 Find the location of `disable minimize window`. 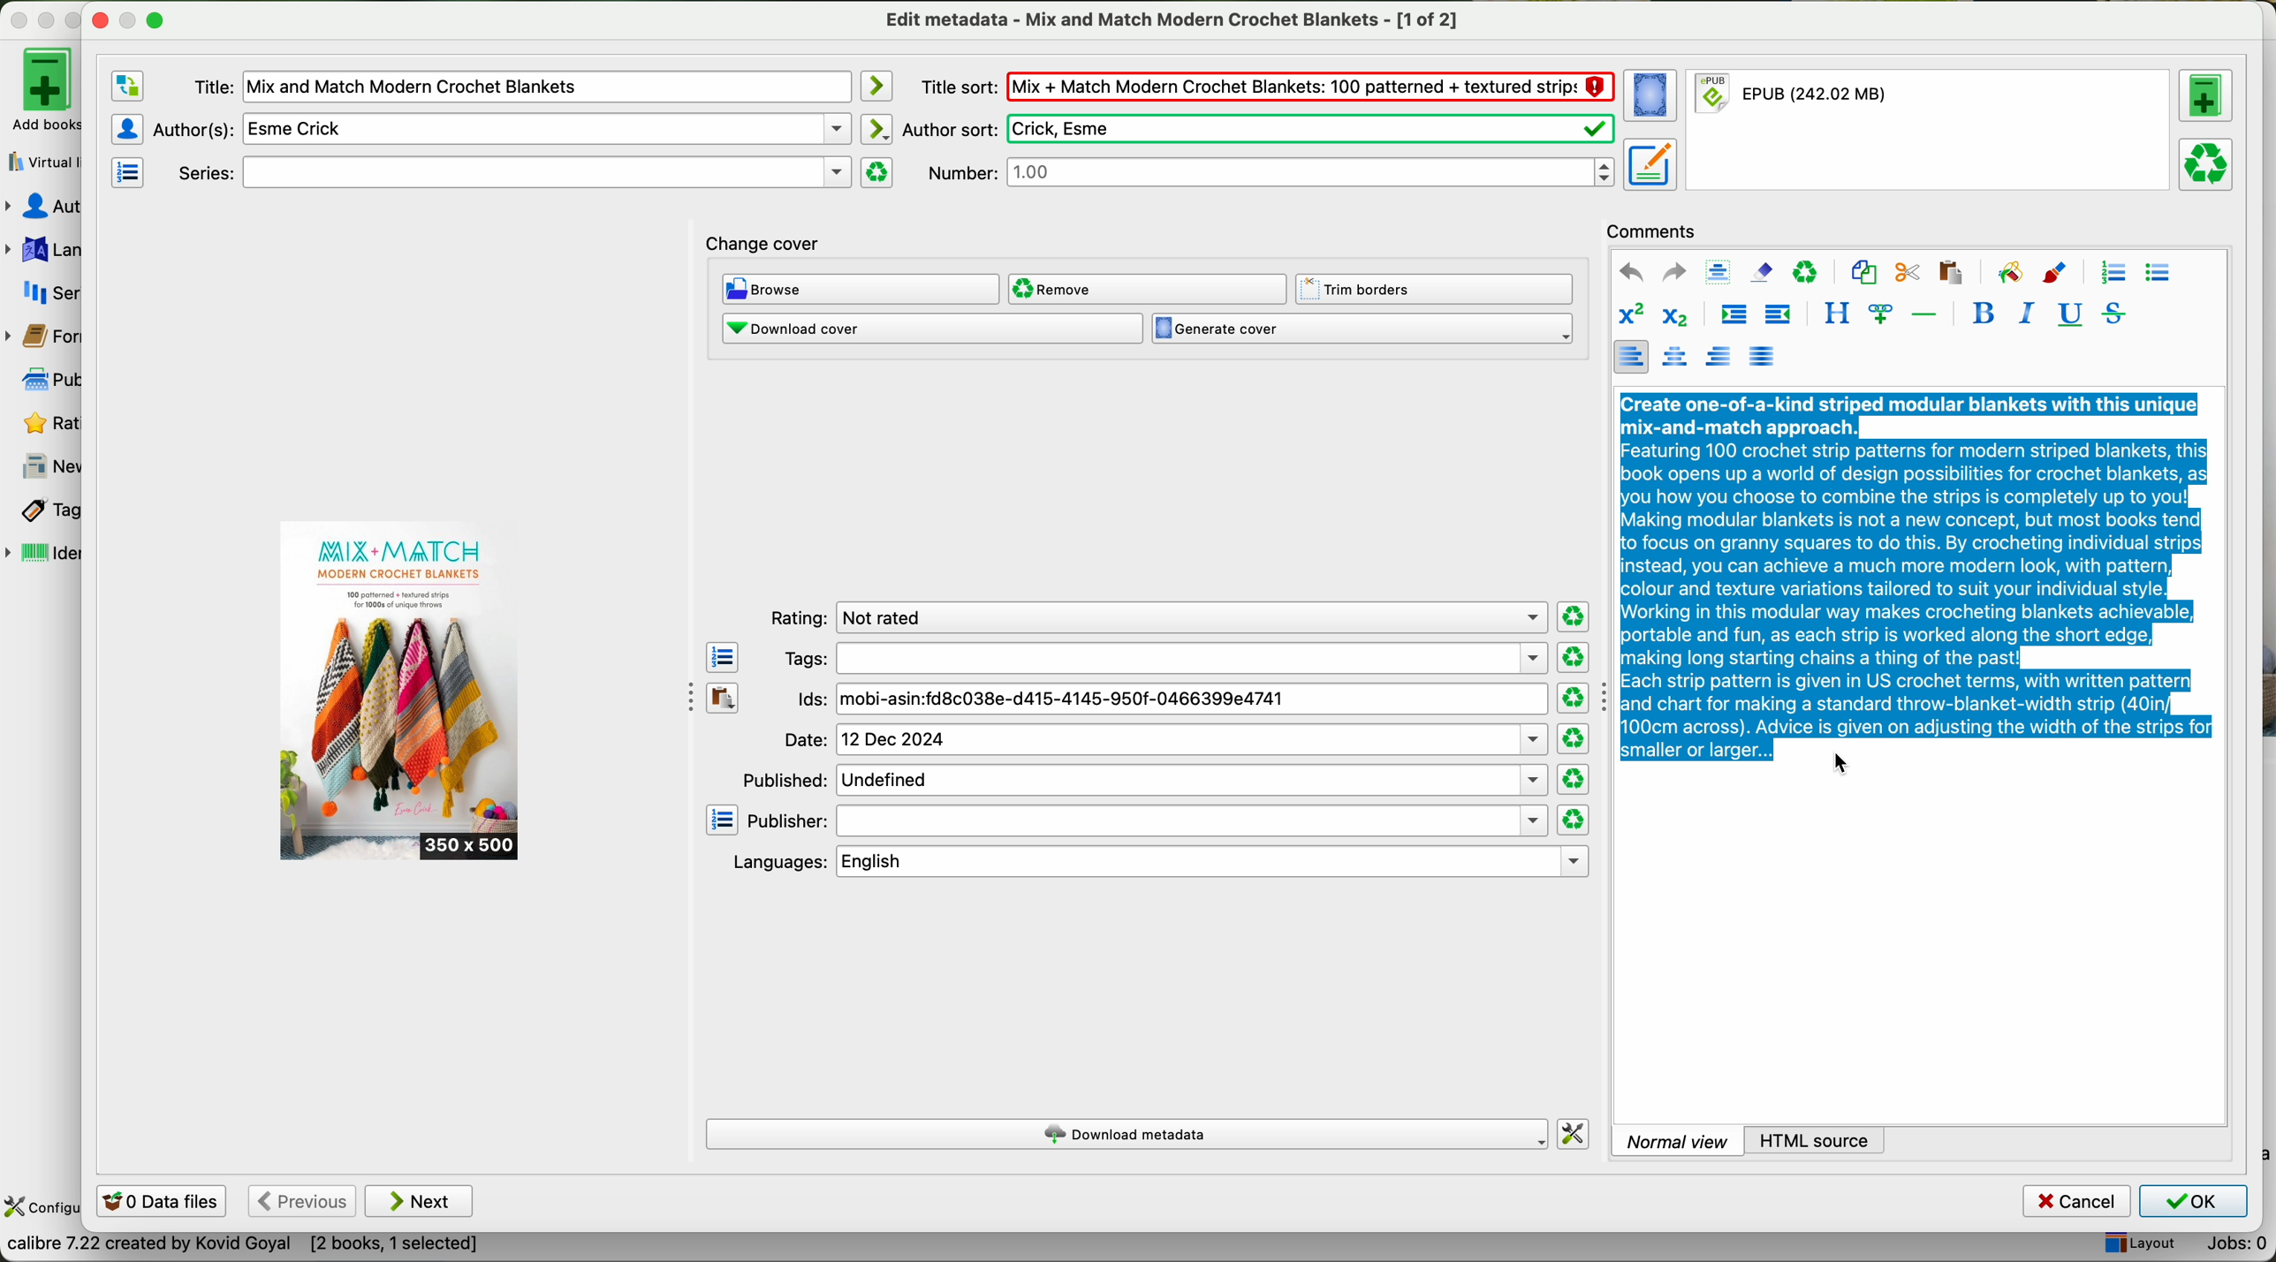

disable minimize window is located at coordinates (133, 19).